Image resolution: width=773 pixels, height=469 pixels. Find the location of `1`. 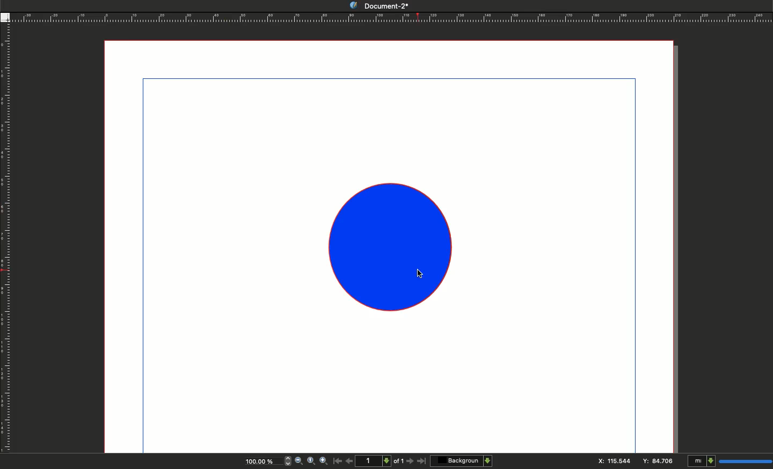

1 is located at coordinates (375, 460).